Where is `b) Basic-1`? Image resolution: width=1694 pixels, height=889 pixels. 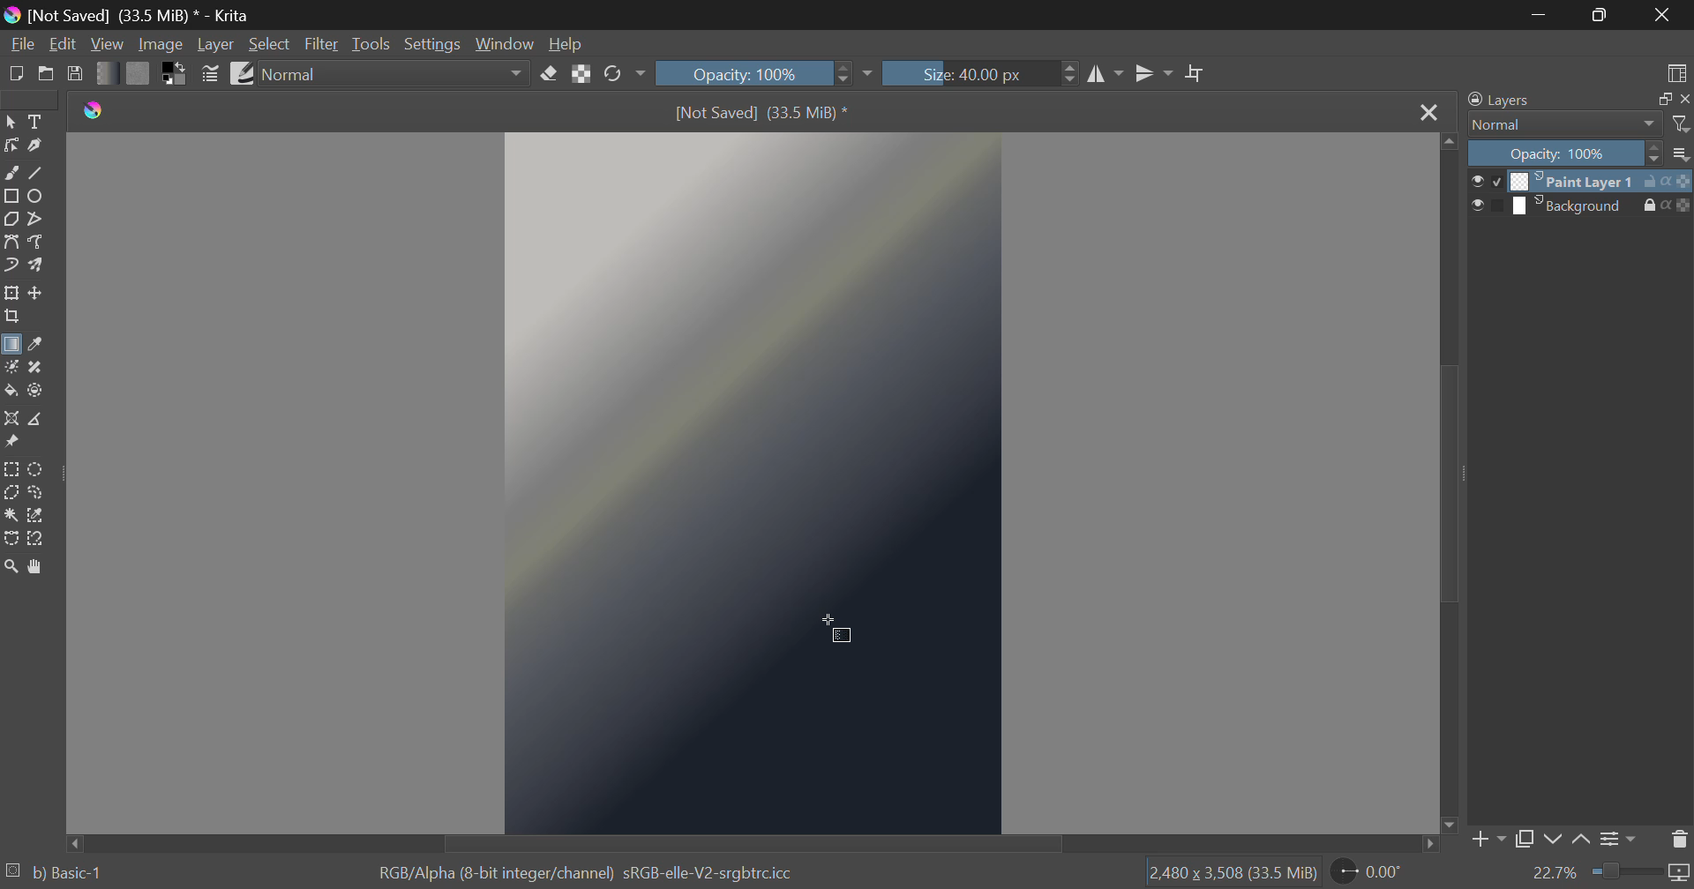
b) Basic-1 is located at coordinates (55, 874).